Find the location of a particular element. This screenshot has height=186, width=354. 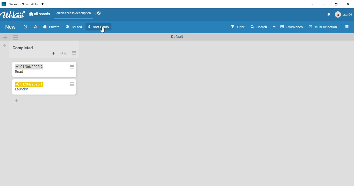

maximize is located at coordinates (336, 4).